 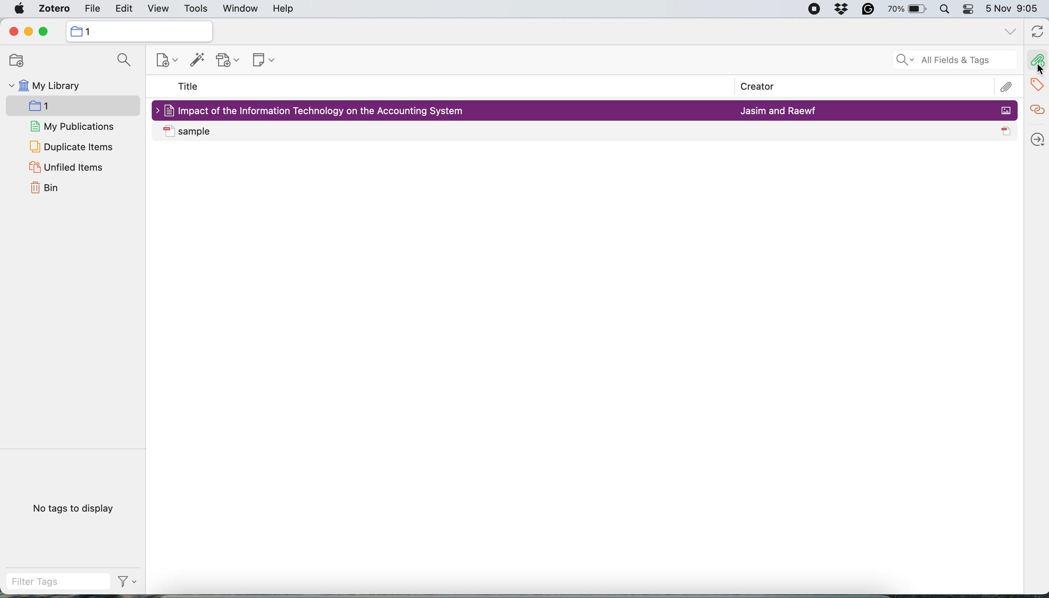 I want to click on unfiled items, so click(x=65, y=168).